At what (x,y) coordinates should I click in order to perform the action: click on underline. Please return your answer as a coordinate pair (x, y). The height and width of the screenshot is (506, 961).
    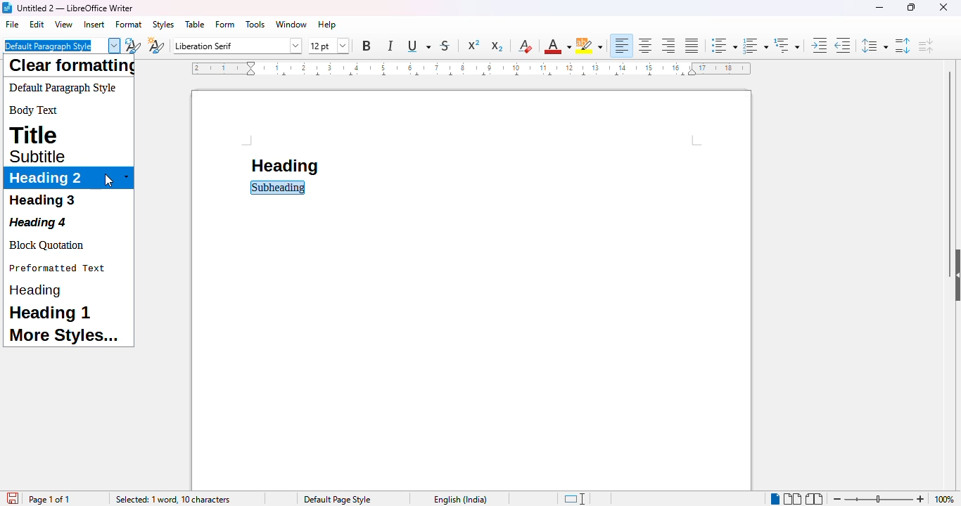
    Looking at the image, I should click on (417, 46).